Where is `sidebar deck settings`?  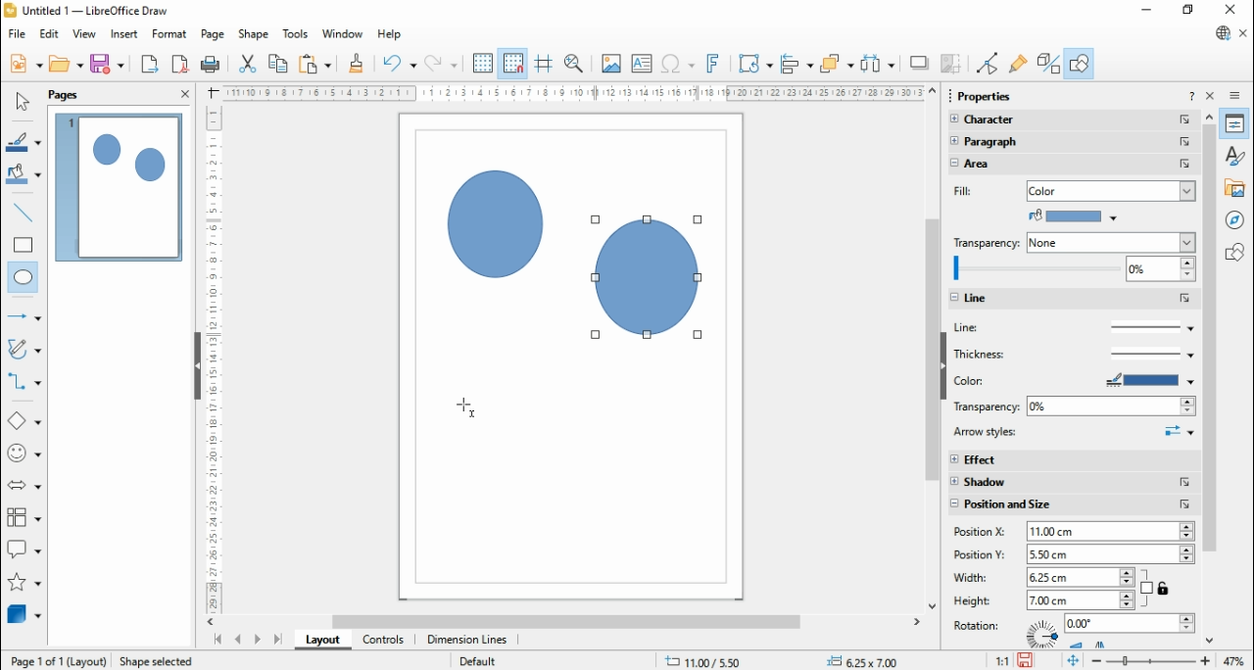 sidebar deck settings is located at coordinates (1236, 96).